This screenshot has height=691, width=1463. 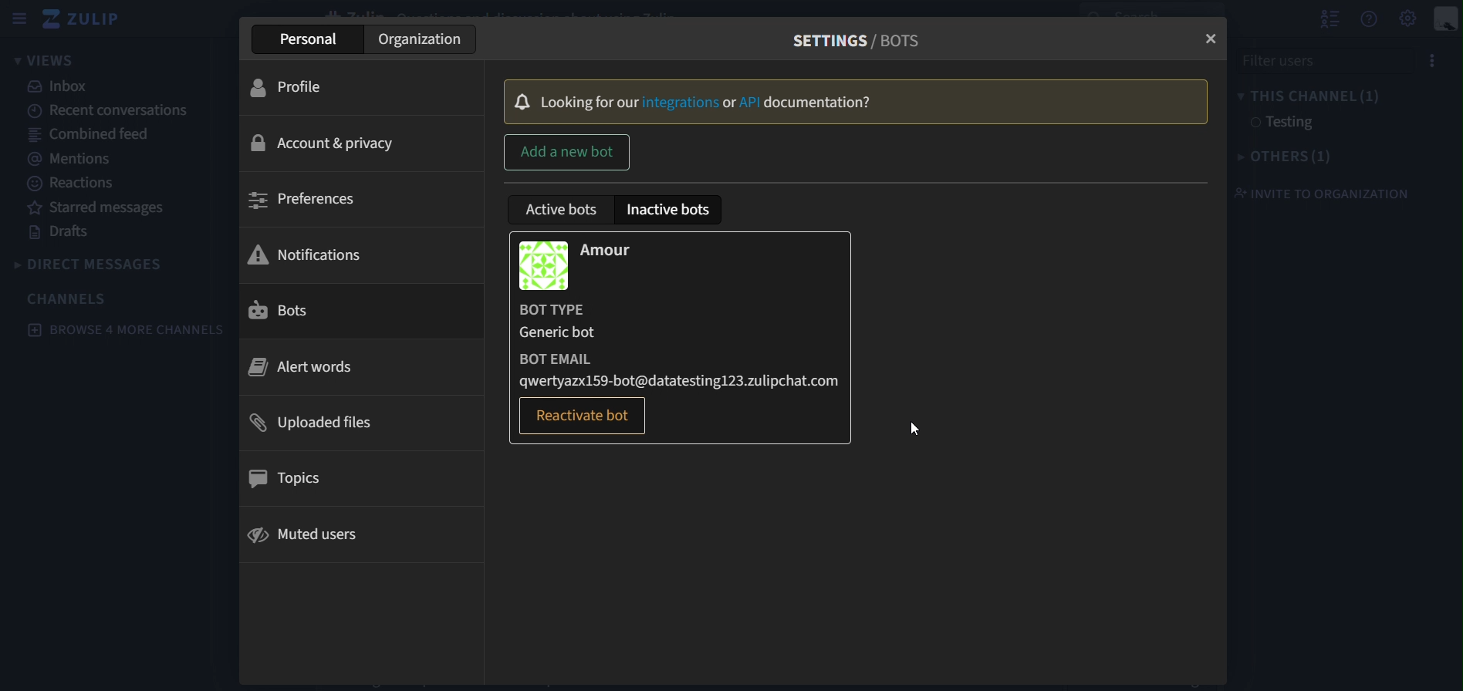 What do you see at coordinates (1447, 20) in the screenshot?
I see `personal menu` at bounding box center [1447, 20].